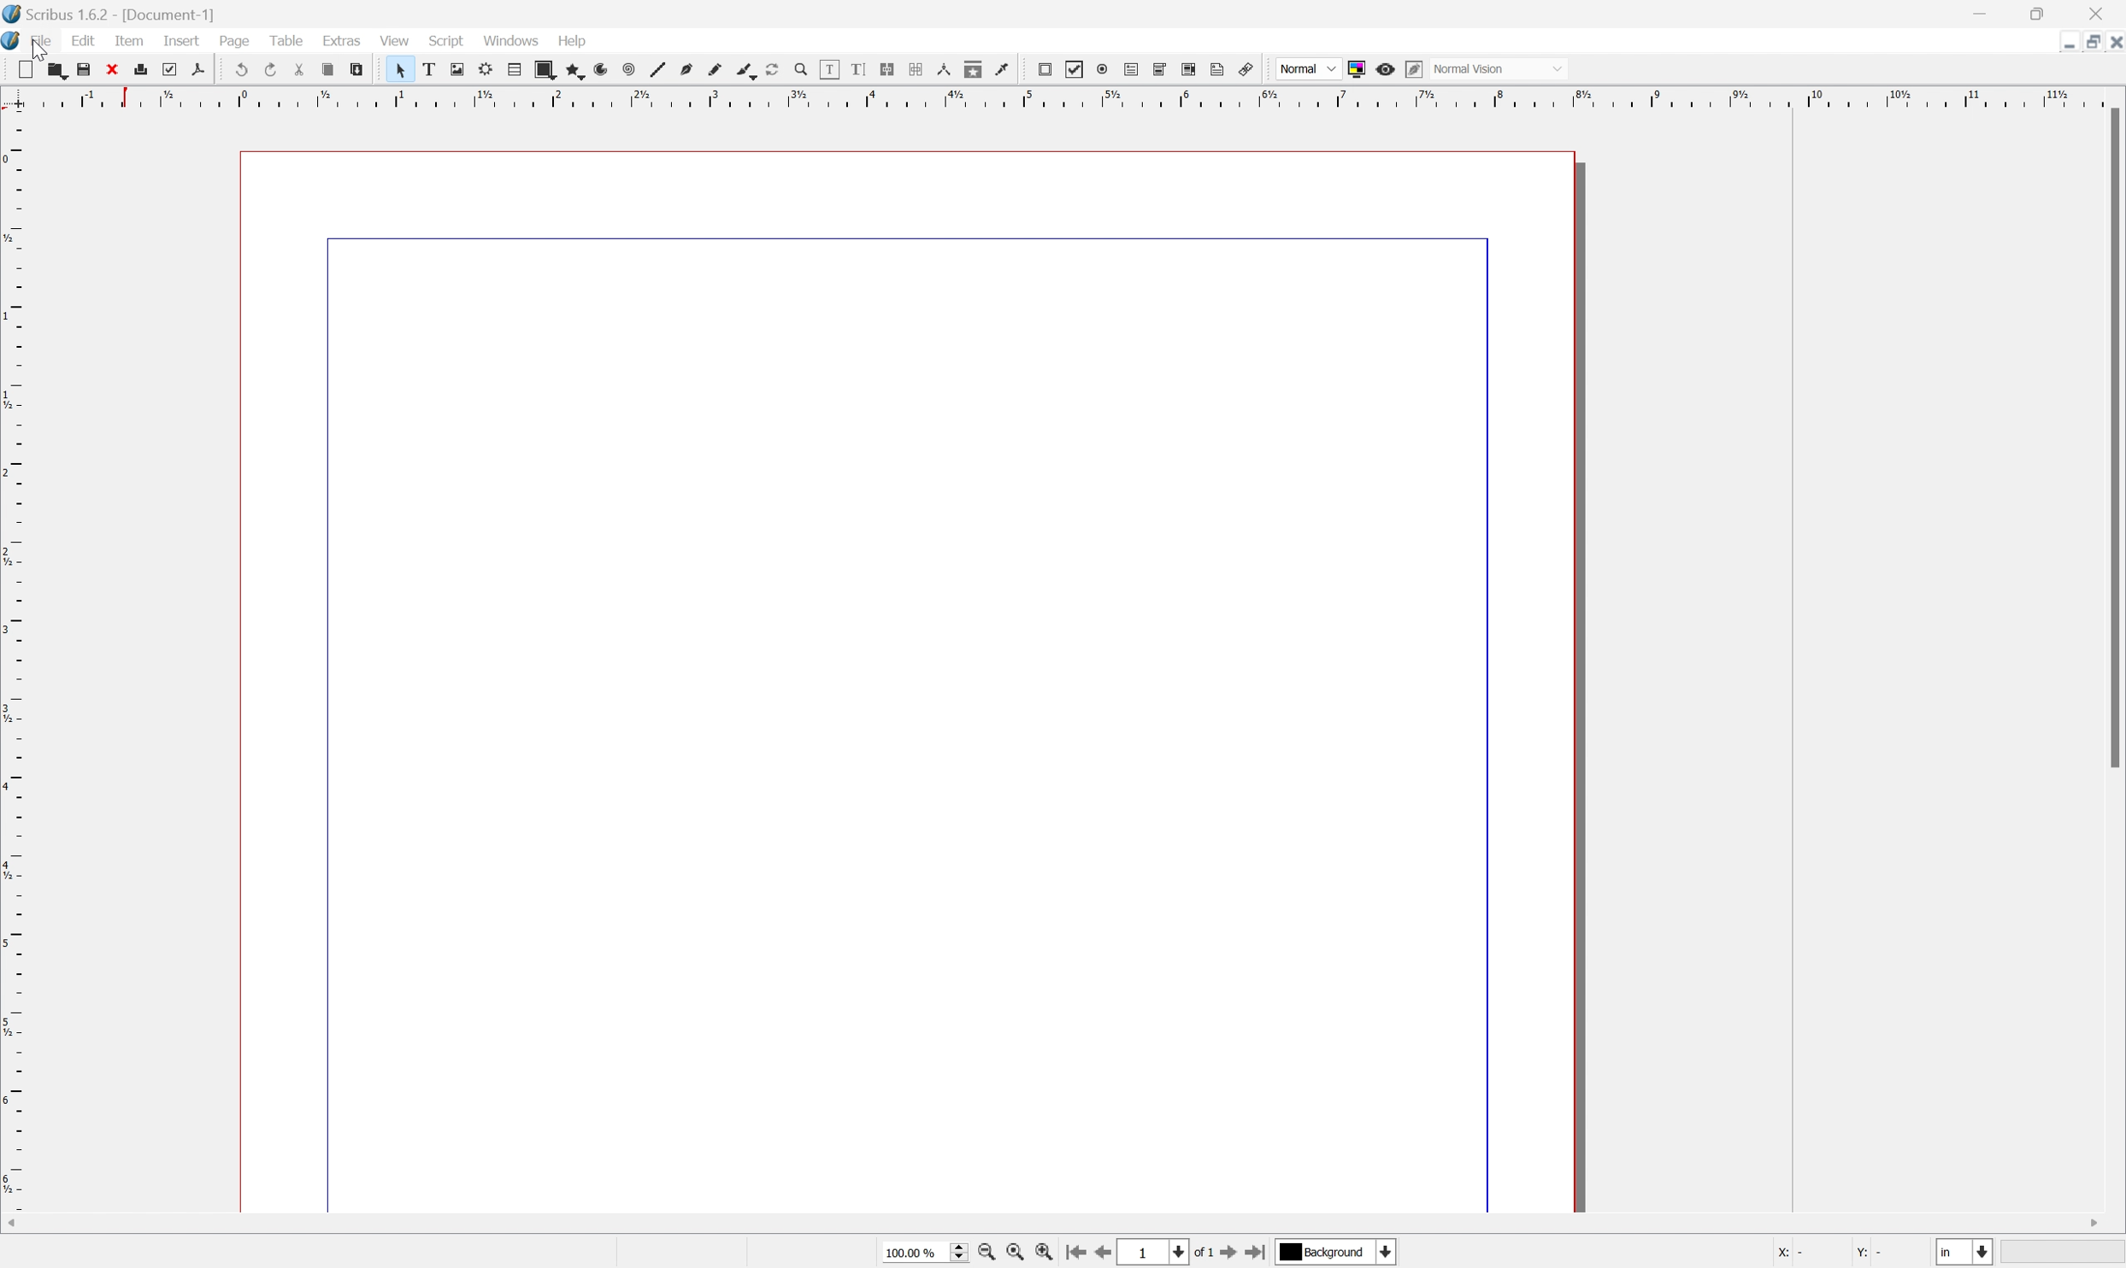 Image resolution: width=2126 pixels, height=1268 pixels. What do you see at coordinates (1004, 70) in the screenshot?
I see `Eye dropper` at bounding box center [1004, 70].